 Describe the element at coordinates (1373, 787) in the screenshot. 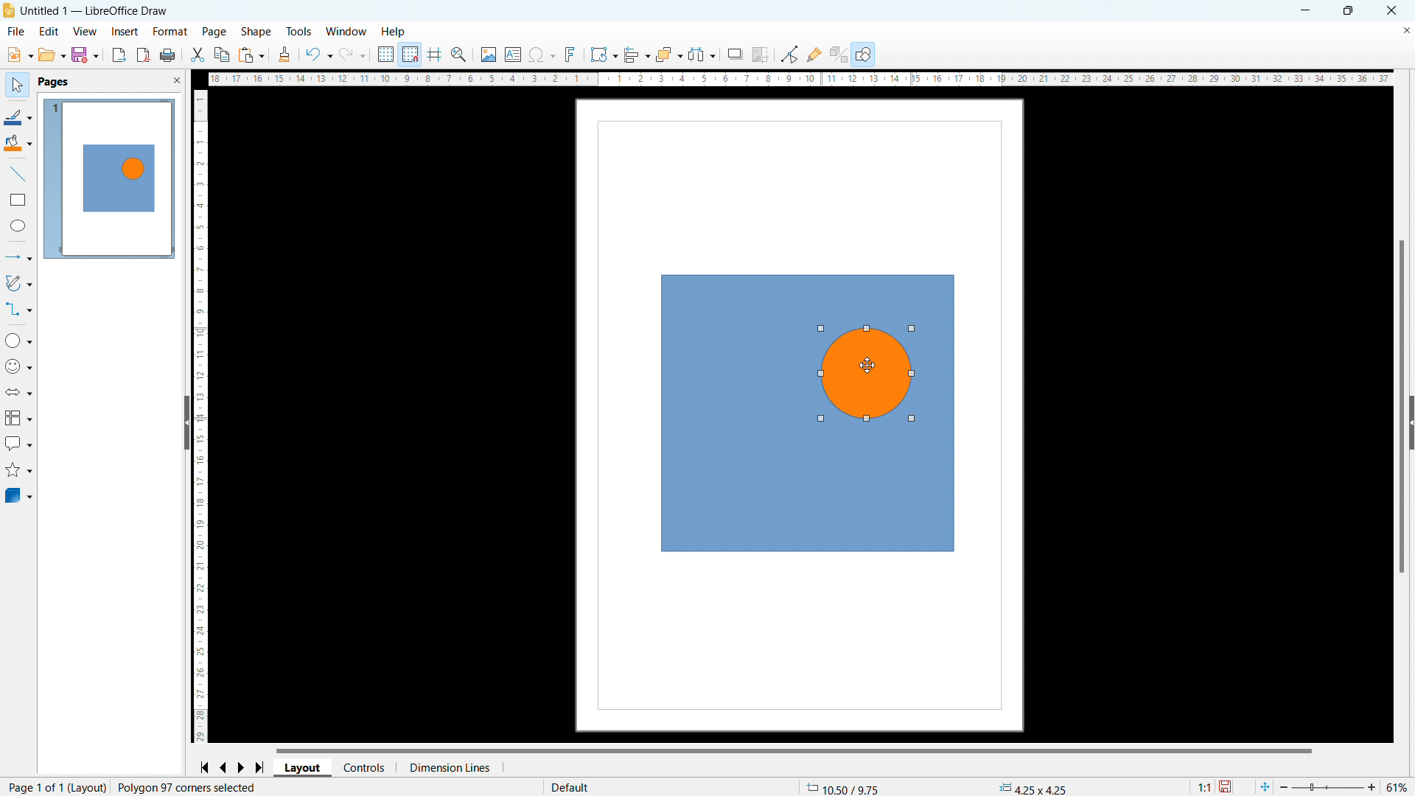

I see `zoom in` at that location.